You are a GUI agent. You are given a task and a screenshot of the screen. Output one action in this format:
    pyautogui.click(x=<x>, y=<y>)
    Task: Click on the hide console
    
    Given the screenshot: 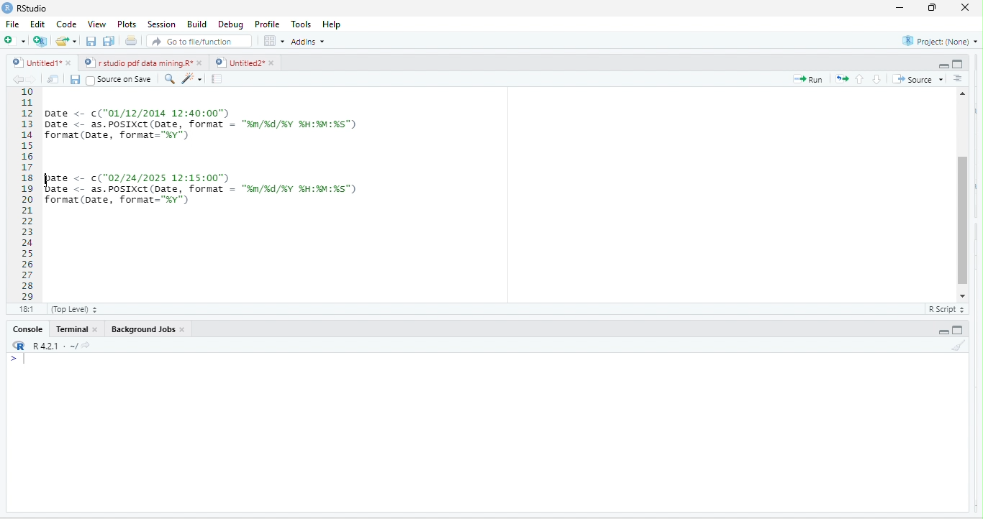 What is the action you would take?
    pyautogui.click(x=960, y=64)
    